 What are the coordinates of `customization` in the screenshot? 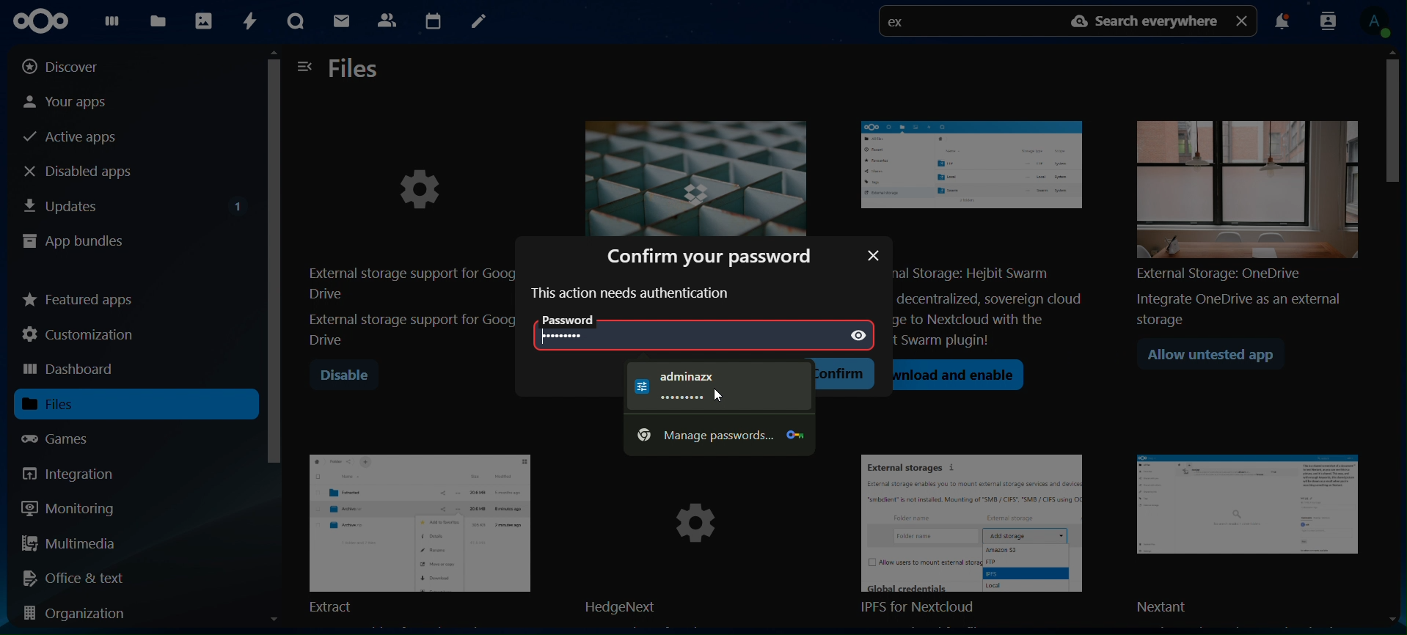 It's located at (81, 334).